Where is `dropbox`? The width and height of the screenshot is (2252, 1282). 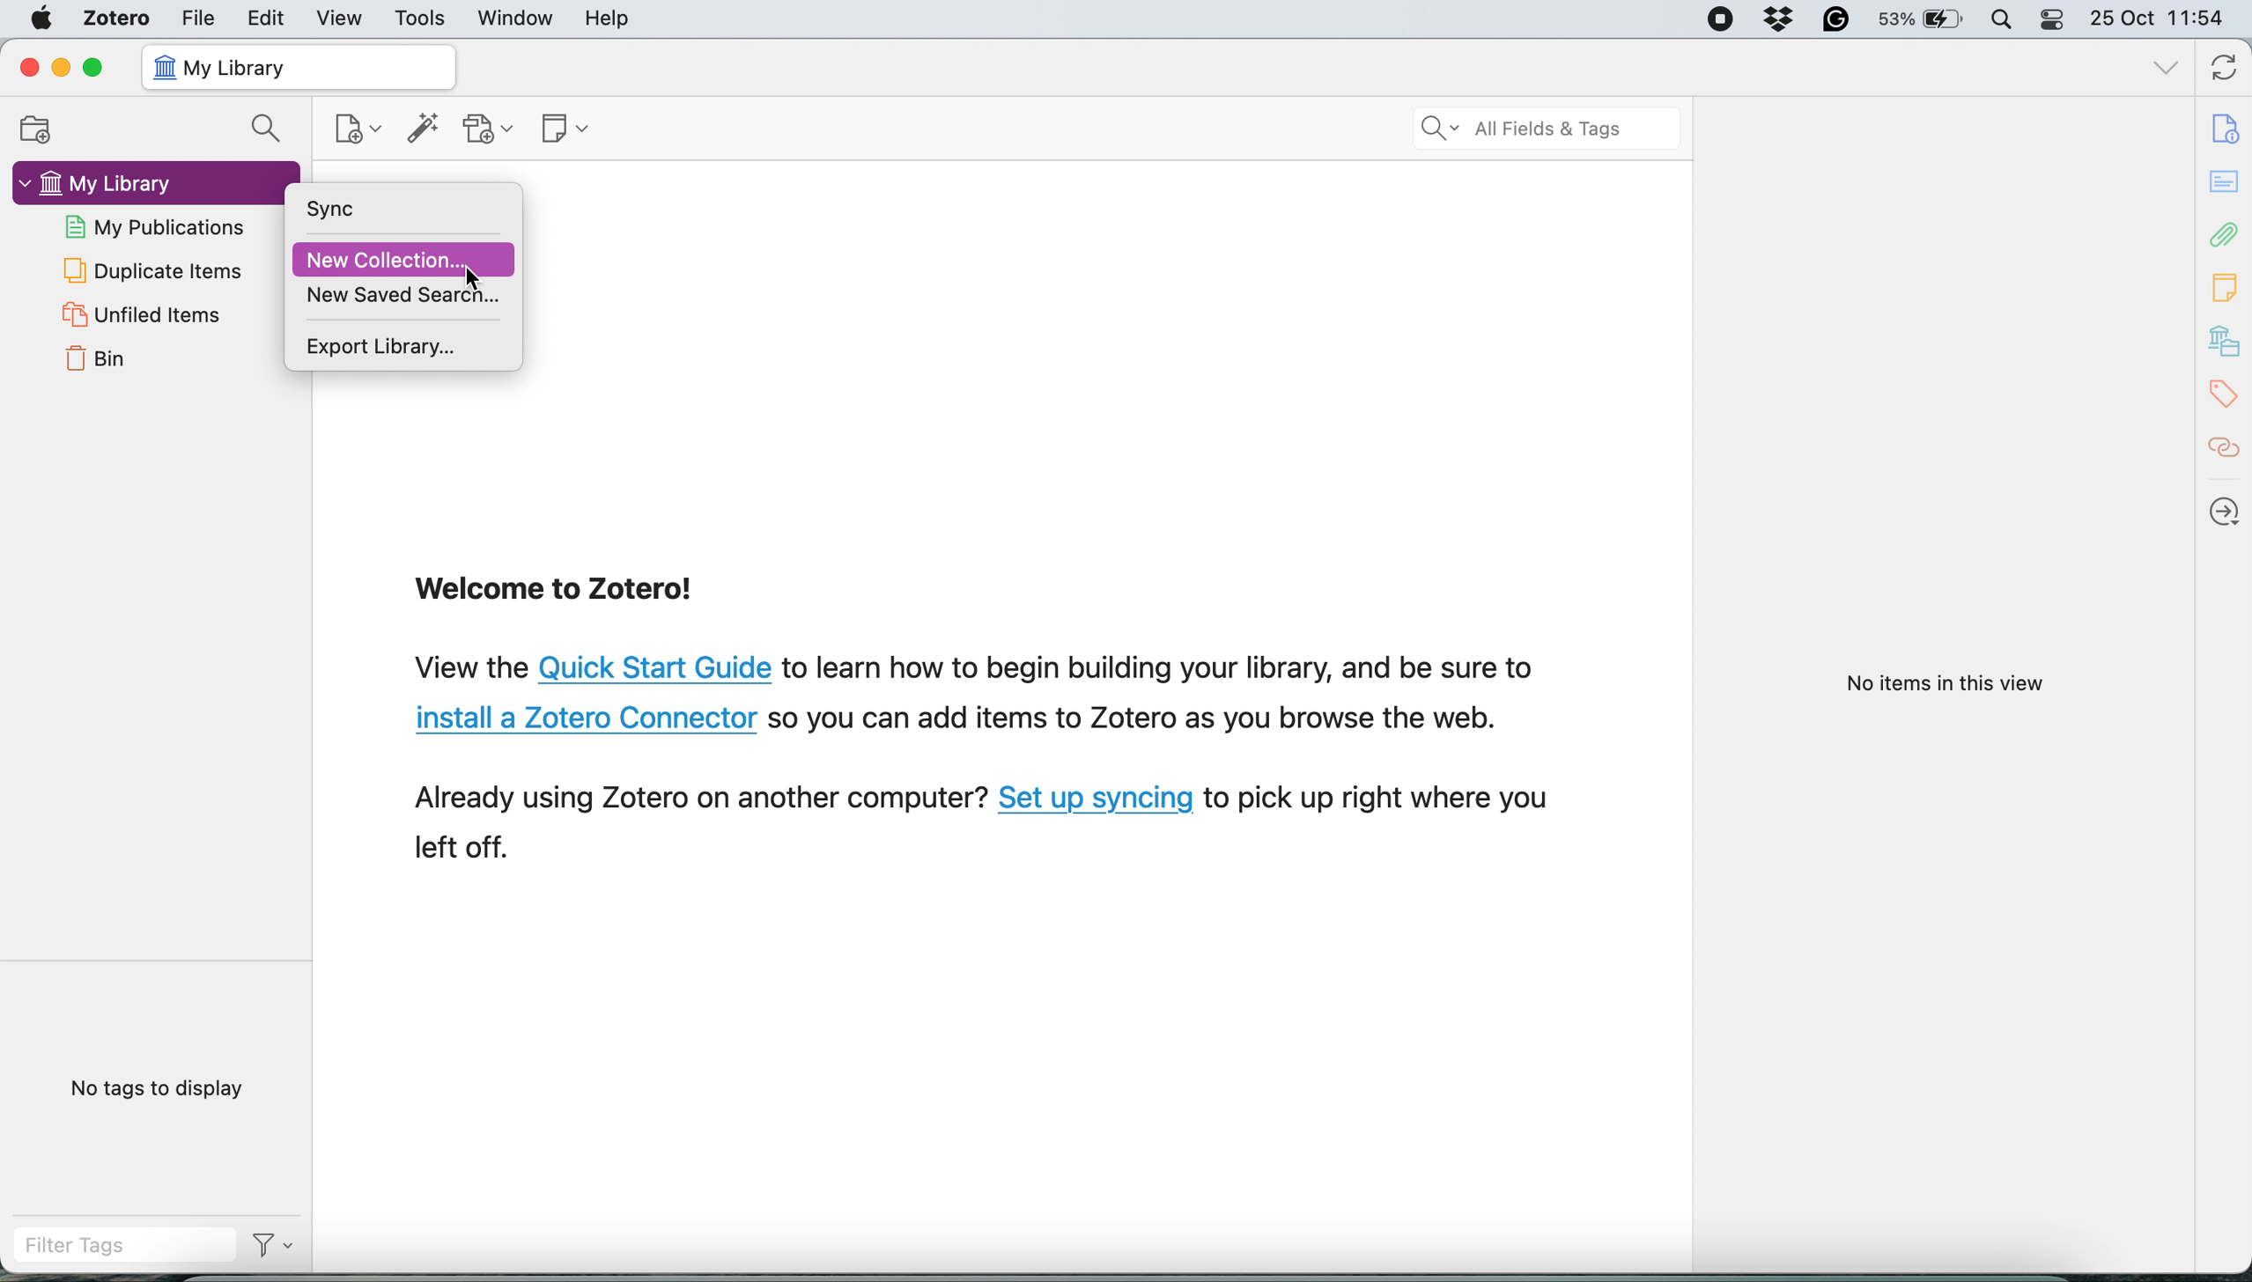
dropbox is located at coordinates (1778, 20).